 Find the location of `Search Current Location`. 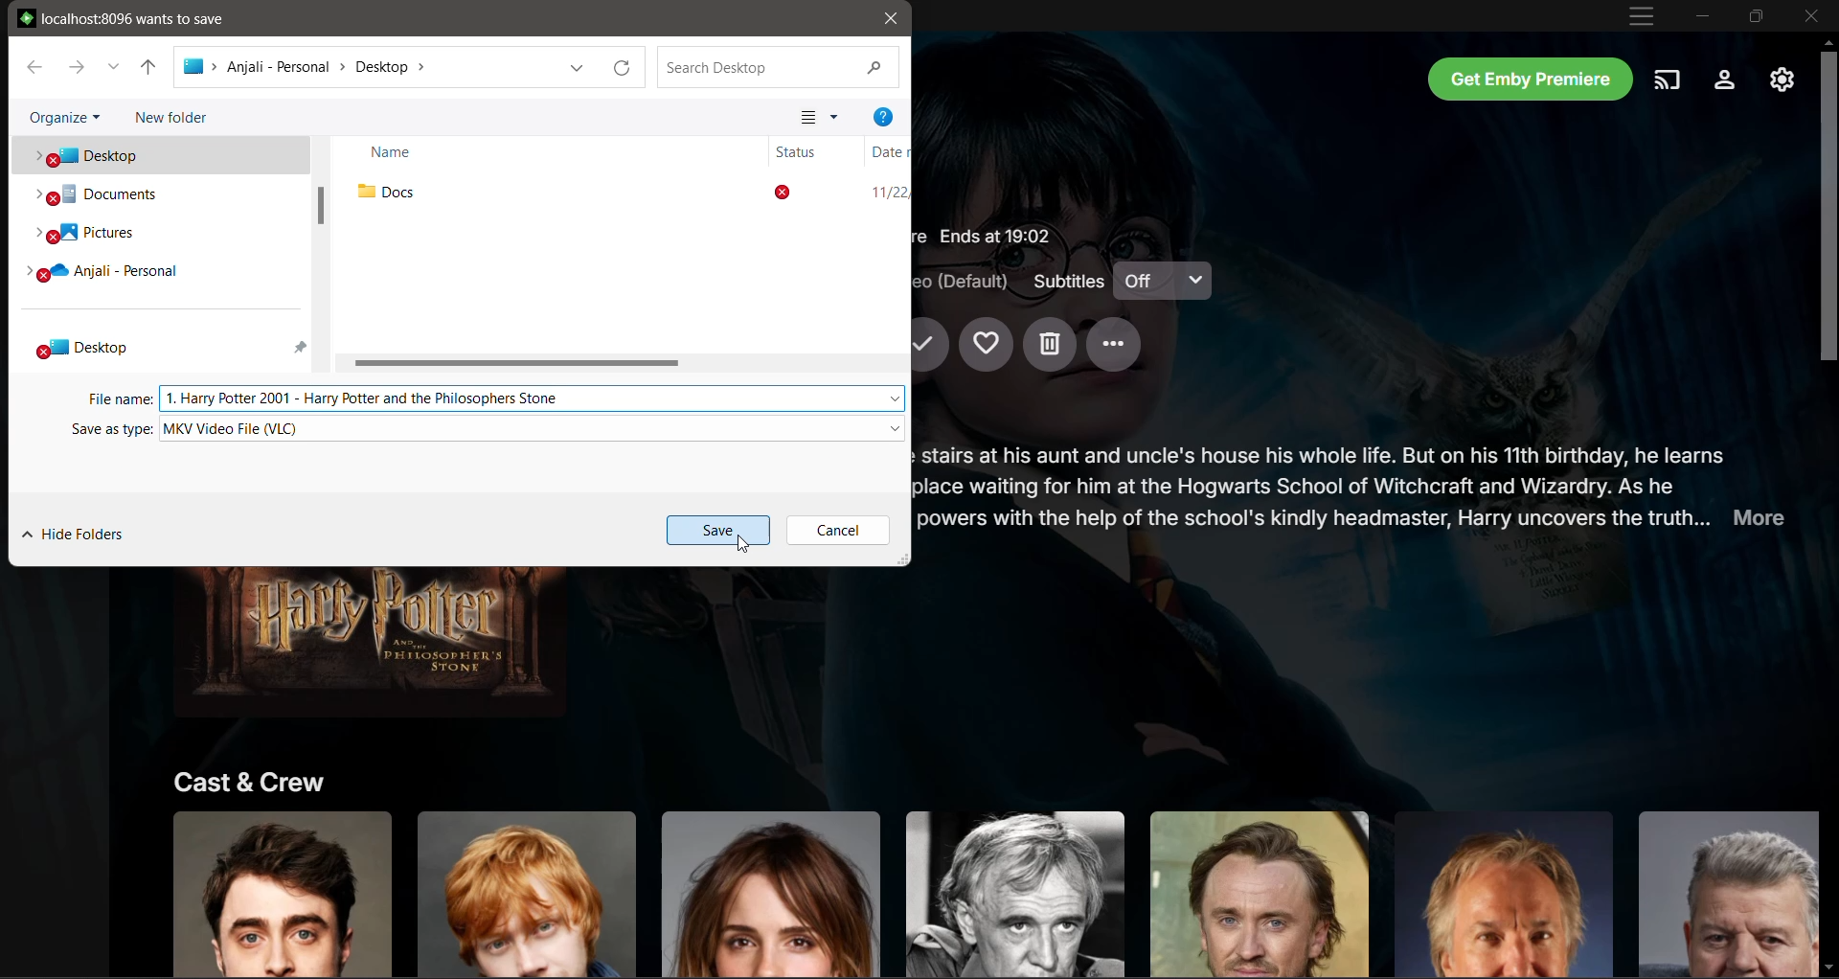

Search Current Location is located at coordinates (780, 67).